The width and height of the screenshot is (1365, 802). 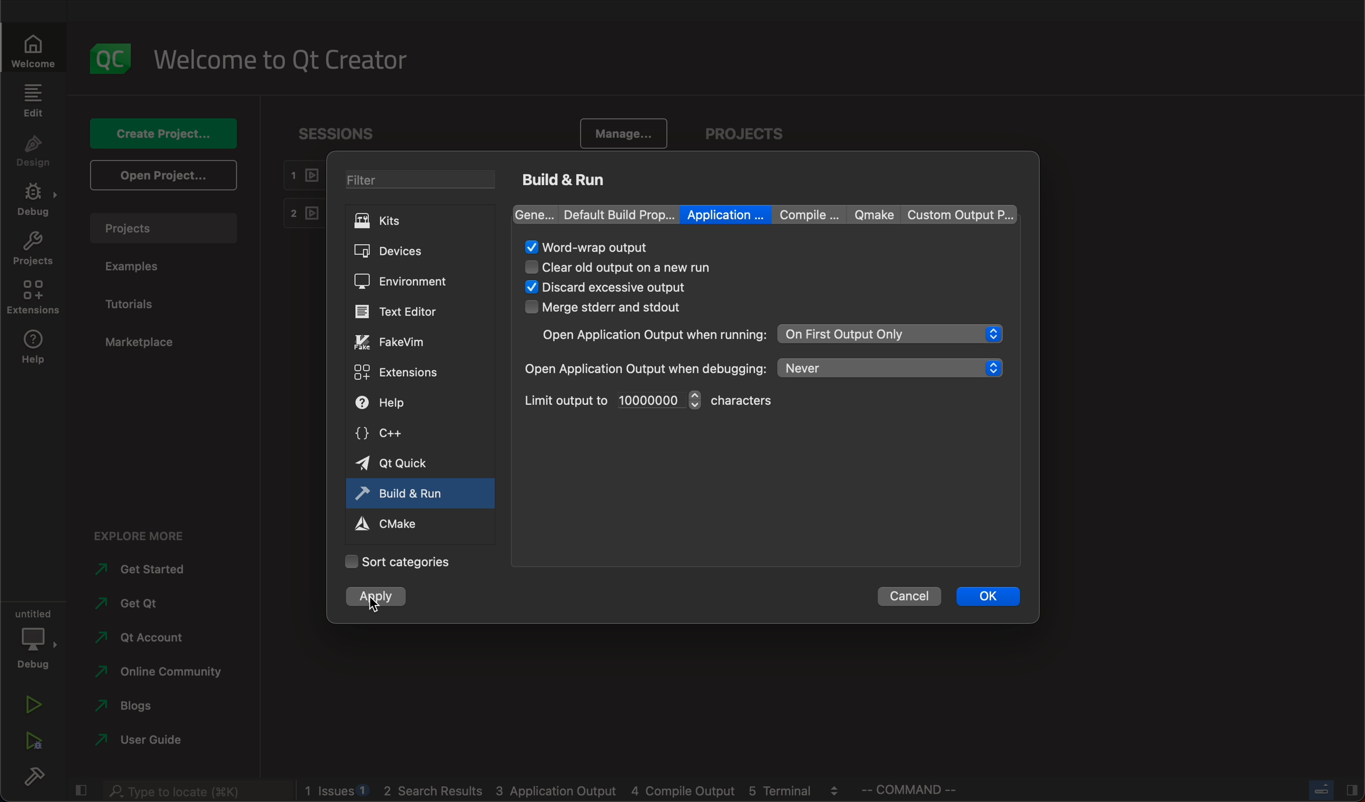 I want to click on help, so click(x=409, y=403).